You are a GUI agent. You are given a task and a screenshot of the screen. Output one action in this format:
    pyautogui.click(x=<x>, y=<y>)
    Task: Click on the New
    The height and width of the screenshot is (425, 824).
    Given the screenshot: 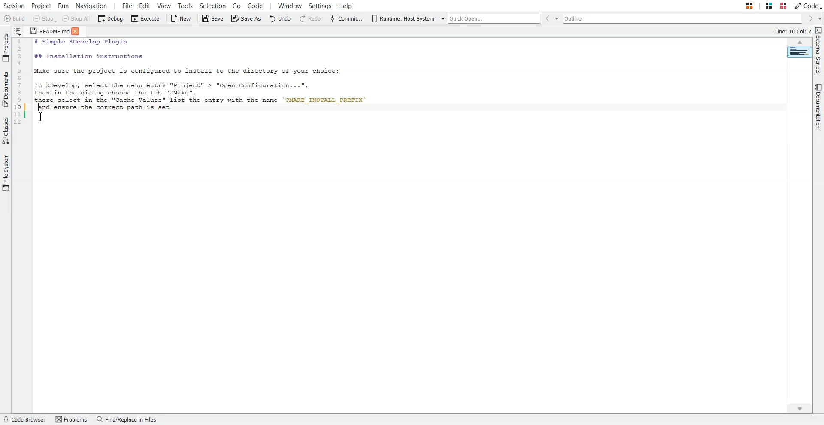 What is the action you would take?
    pyautogui.click(x=182, y=19)
    